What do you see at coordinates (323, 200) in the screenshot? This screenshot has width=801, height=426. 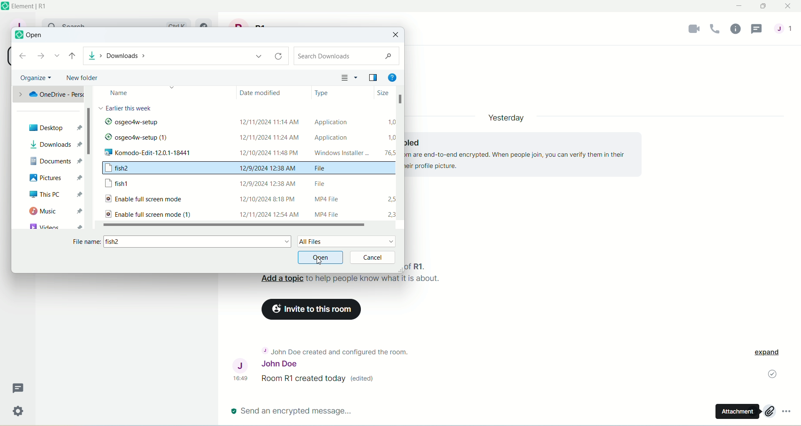 I see `Mp4 File` at bounding box center [323, 200].